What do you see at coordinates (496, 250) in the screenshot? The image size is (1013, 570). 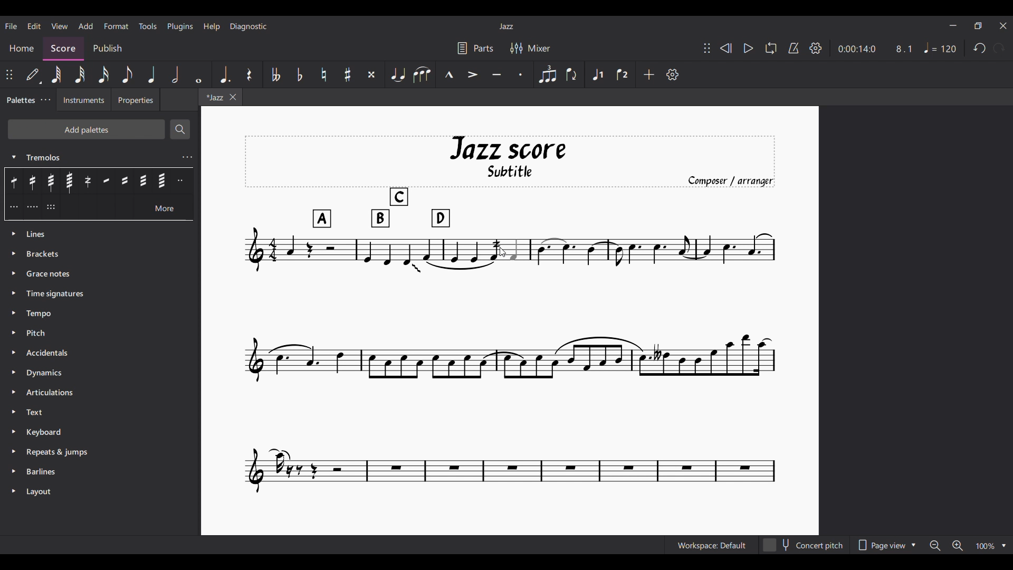 I see `Tremolo added to note` at bounding box center [496, 250].